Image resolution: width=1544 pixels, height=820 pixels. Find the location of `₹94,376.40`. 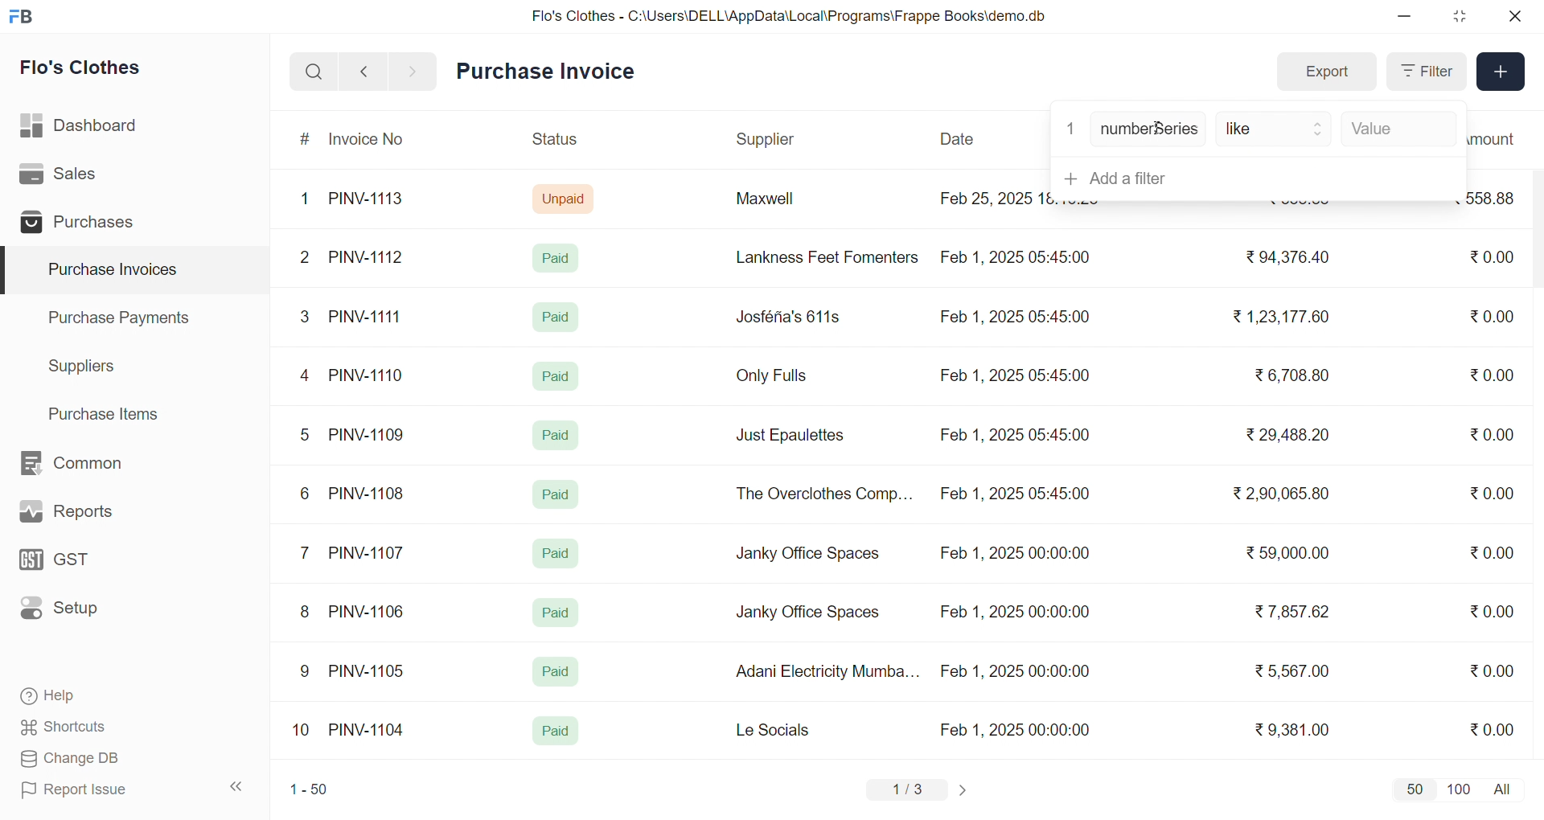

₹94,376.40 is located at coordinates (1283, 258).